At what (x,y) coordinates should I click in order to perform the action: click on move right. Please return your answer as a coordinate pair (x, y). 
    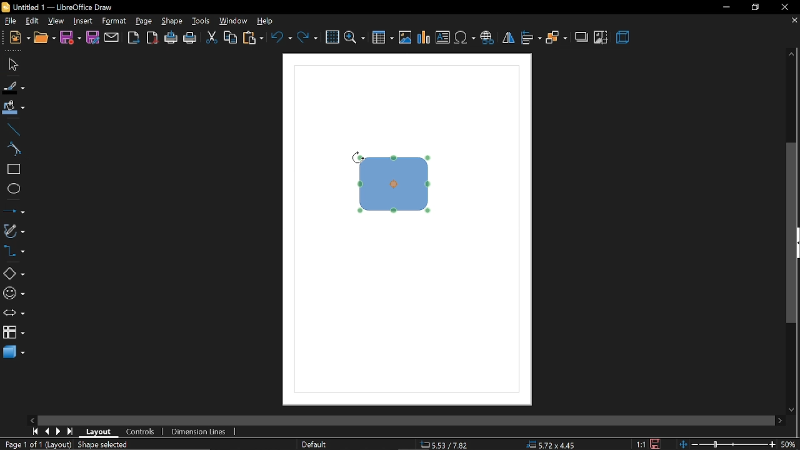
    Looking at the image, I should click on (779, 421).